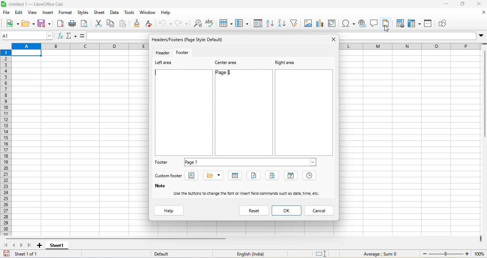  Describe the element at coordinates (309, 23) in the screenshot. I see `image` at that location.